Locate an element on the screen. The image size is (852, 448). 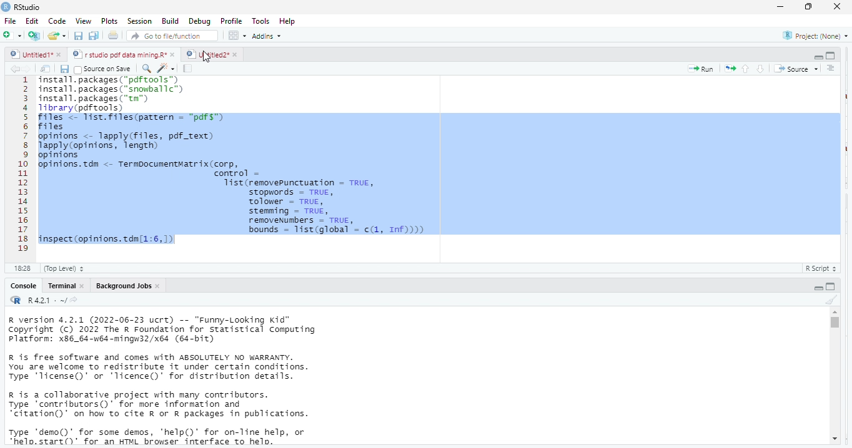
source on save is located at coordinates (105, 69).